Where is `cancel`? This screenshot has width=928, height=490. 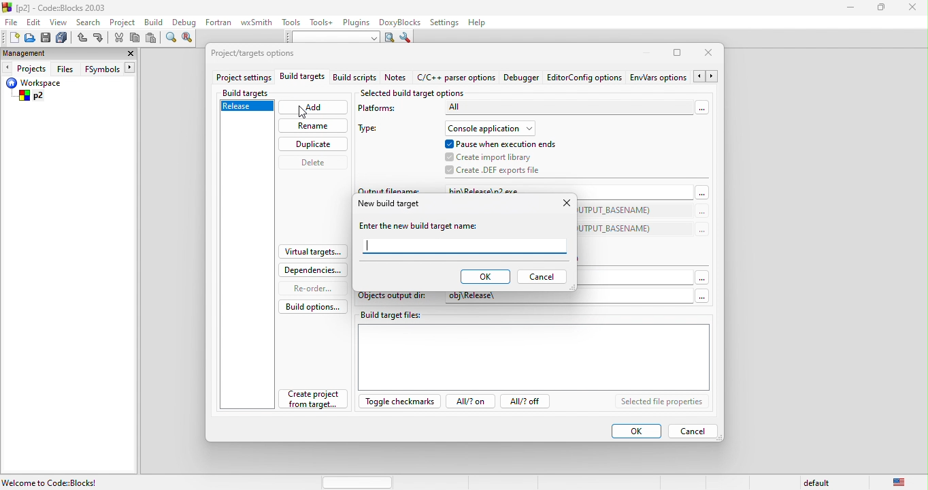 cancel is located at coordinates (543, 277).